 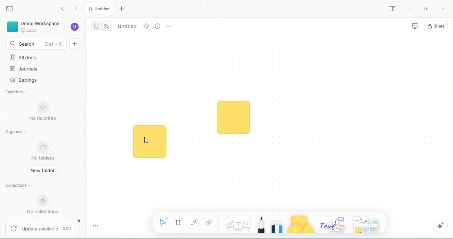 What do you see at coordinates (100, 9) in the screenshot?
I see `Untitled` at bounding box center [100, 9].